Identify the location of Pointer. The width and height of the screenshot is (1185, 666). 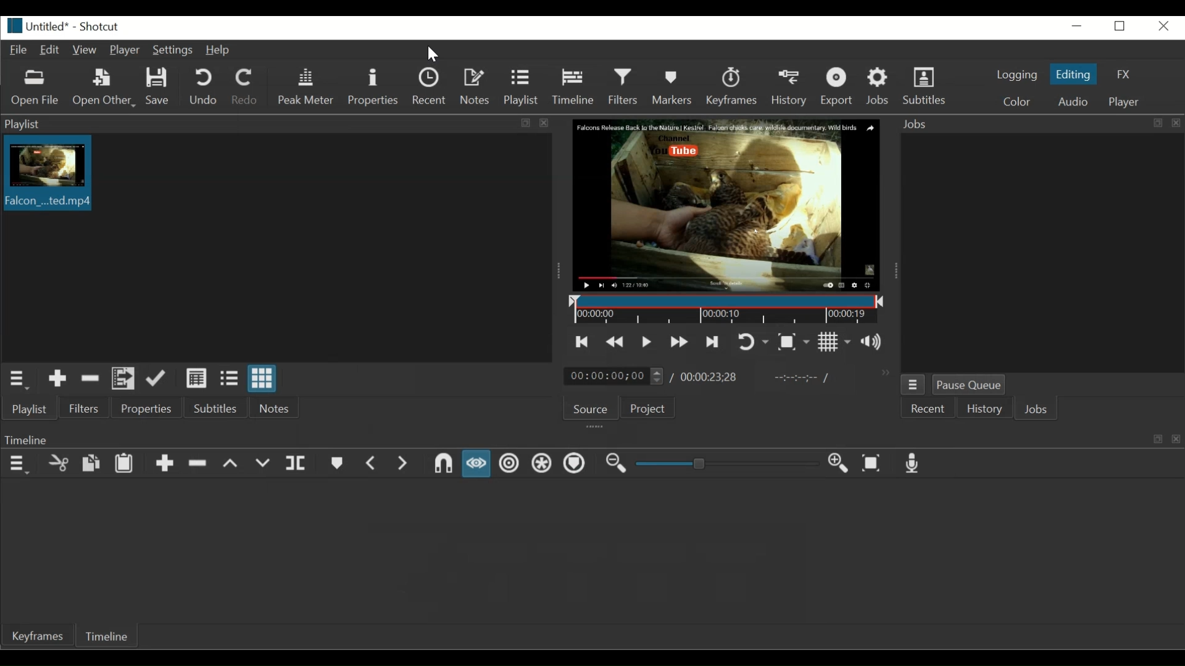
(434, 53).